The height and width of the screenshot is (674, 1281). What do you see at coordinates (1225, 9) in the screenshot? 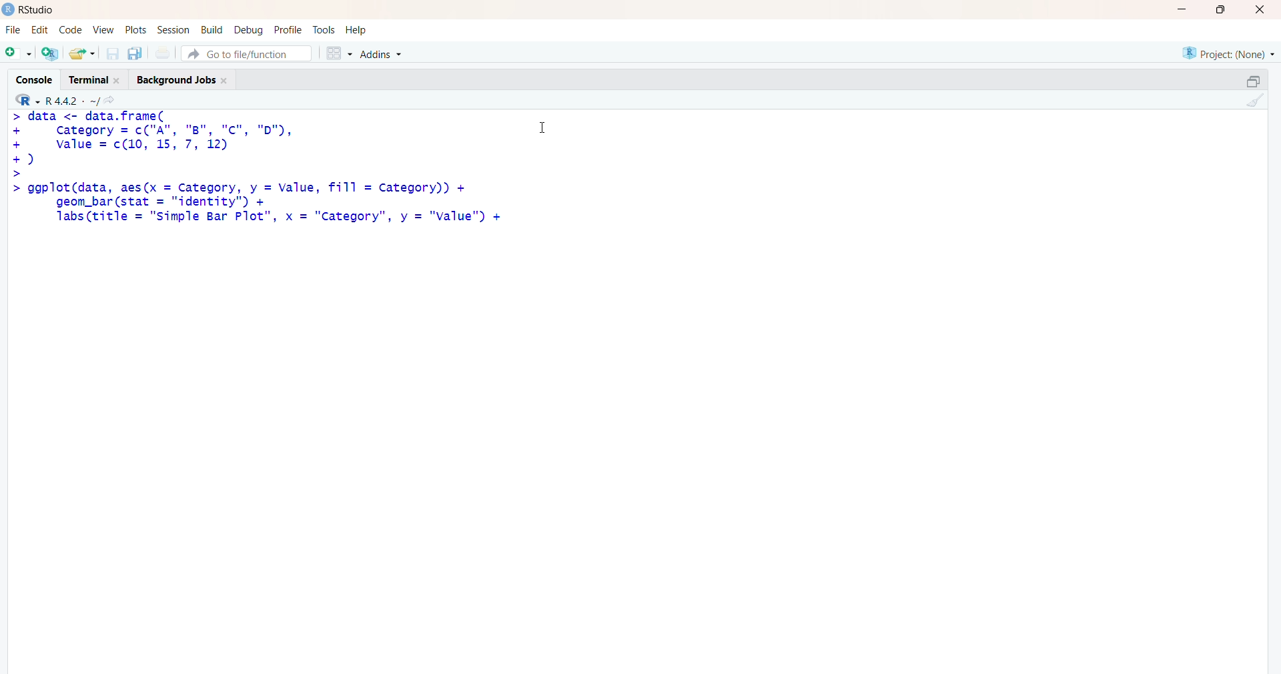
I see `maximize` at bounding box center [1225, 9].